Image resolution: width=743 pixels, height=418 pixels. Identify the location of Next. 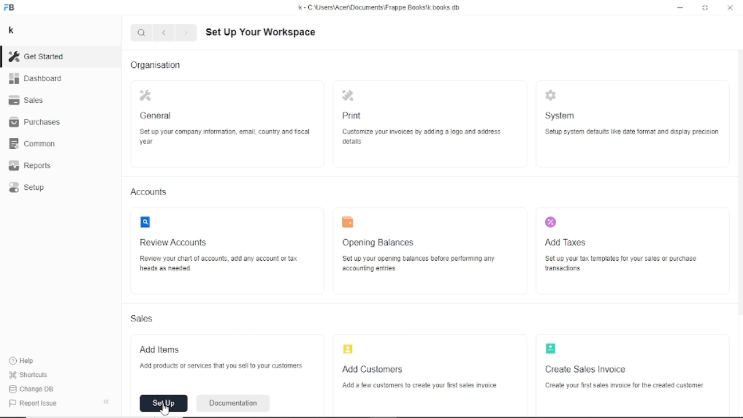
(187, 33).